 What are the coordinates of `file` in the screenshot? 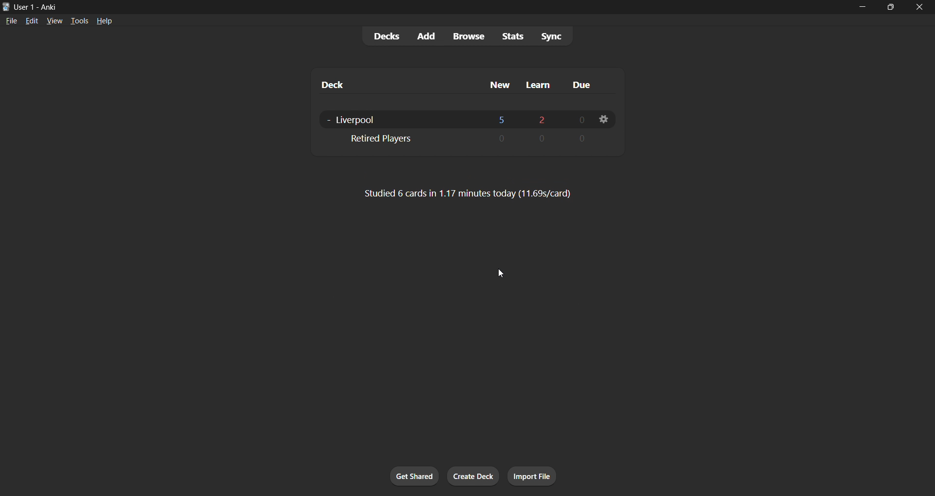 It's located at (9, 23).